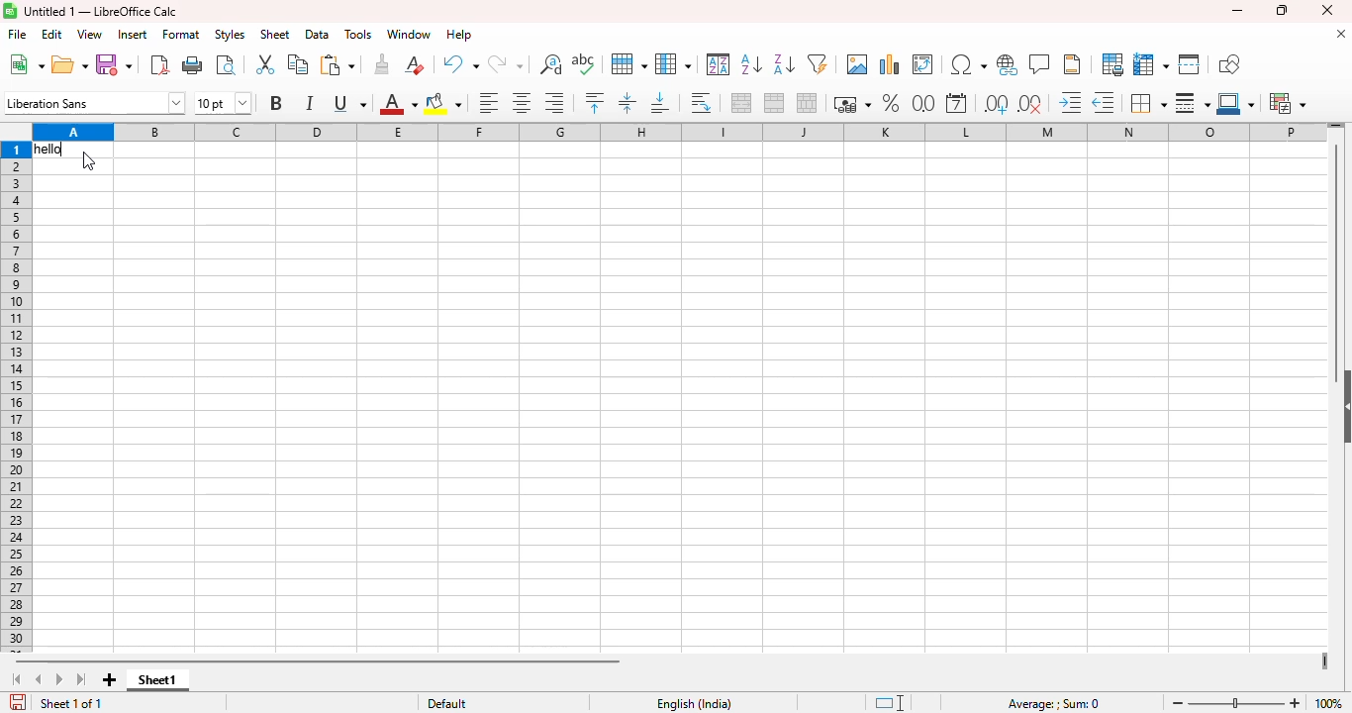  Describe the element at coordinates (18, 679) in the screenshot. I see `scroll to first sheet` at that location.